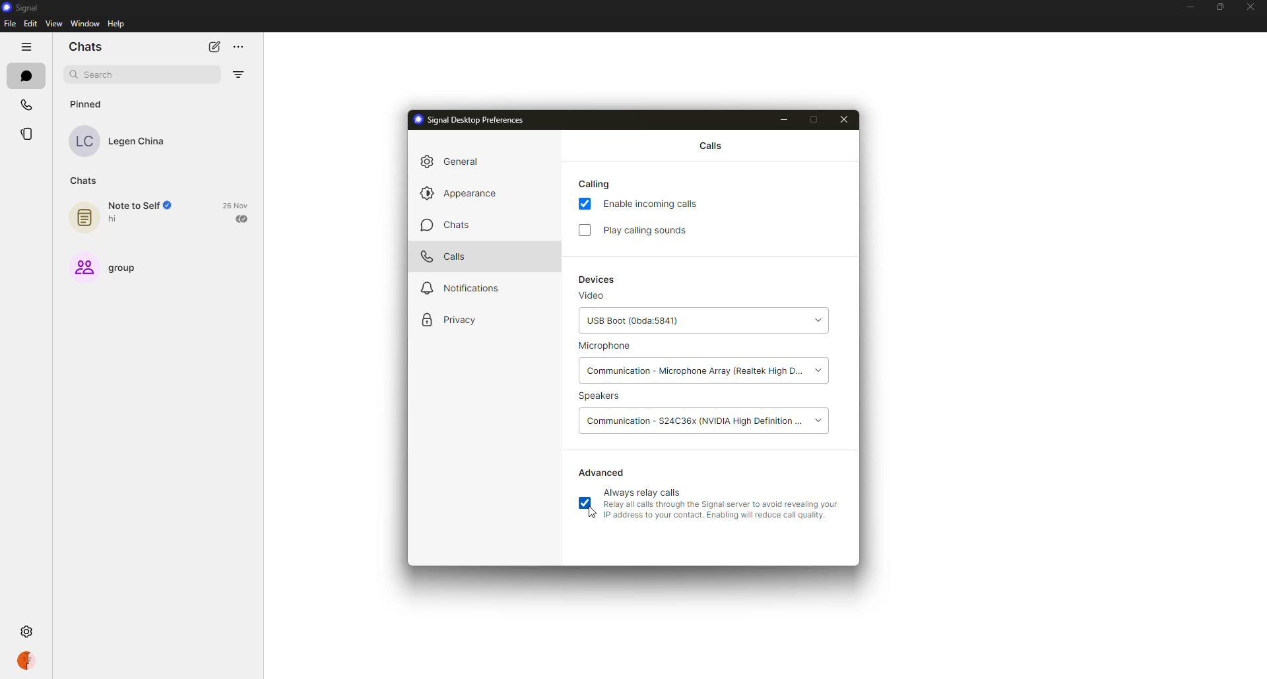 Image resolution: width=1267 pixels, height=679 pixels. Describe the element at coordinates (598, 280) in the screenshot. I see `devices` at that location.